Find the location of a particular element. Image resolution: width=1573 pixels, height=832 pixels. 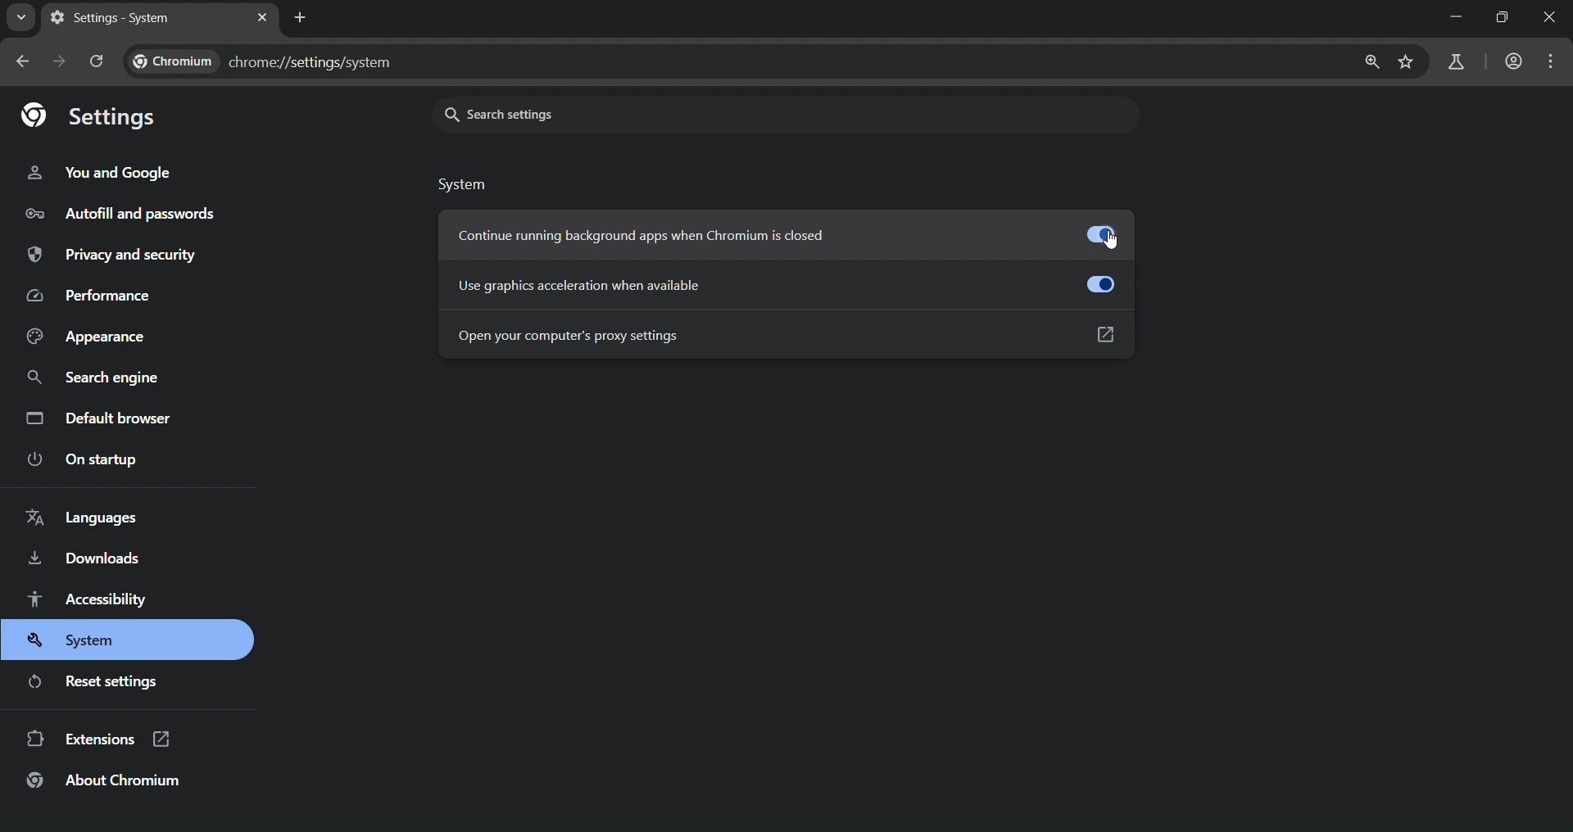

search engine is located at coordinates (97, 375).